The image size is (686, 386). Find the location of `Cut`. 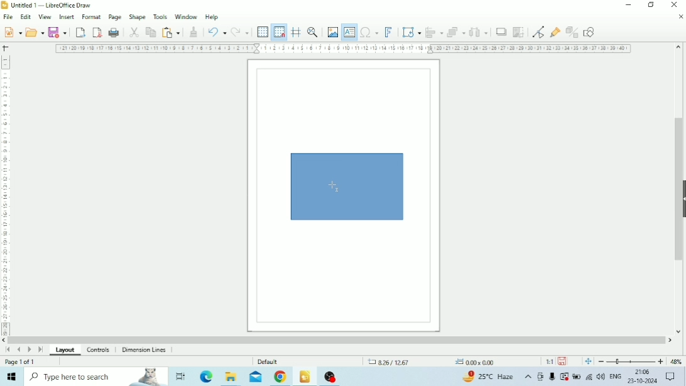

Cut is located at coordinates (134, 32).